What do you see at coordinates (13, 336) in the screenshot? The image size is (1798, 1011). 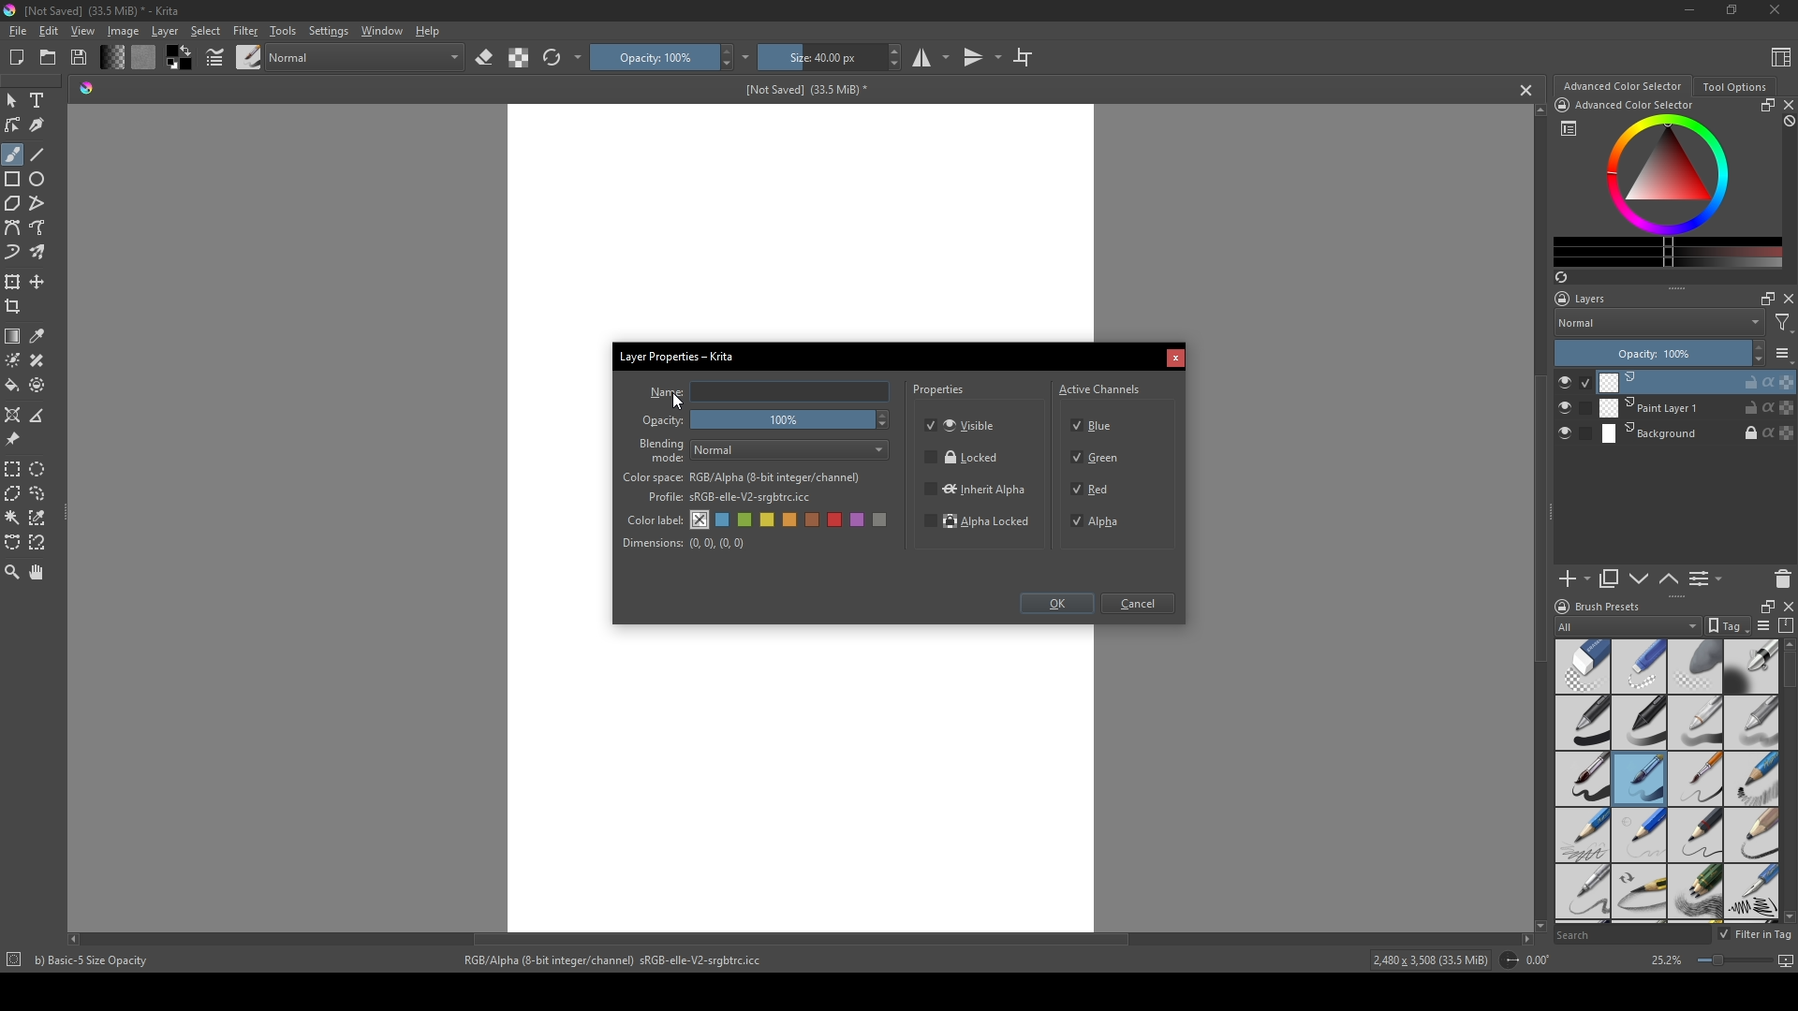 I see `gradient` at bounding box center [13, 336].